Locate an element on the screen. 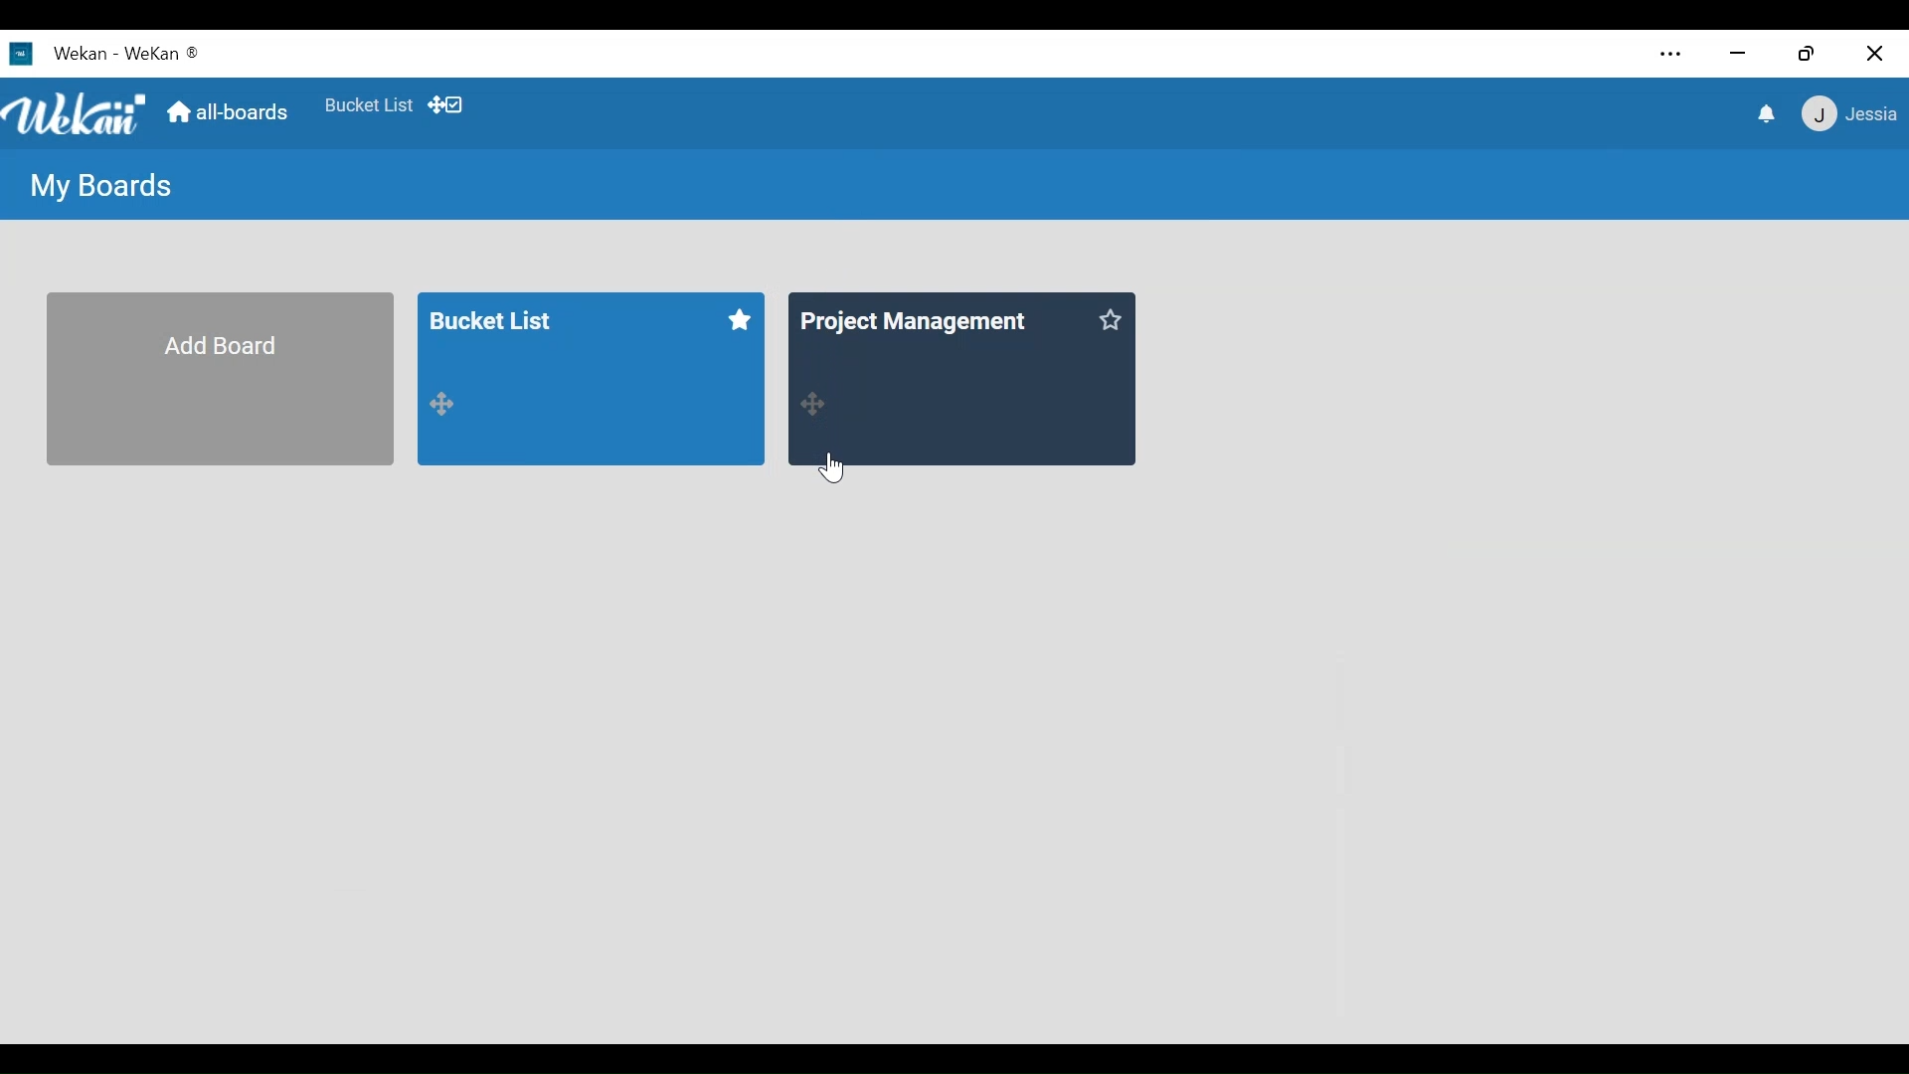 Image resolution: width=1909 pixels, height=1074 pixels. Restore is located at coordinates (1807, 53).